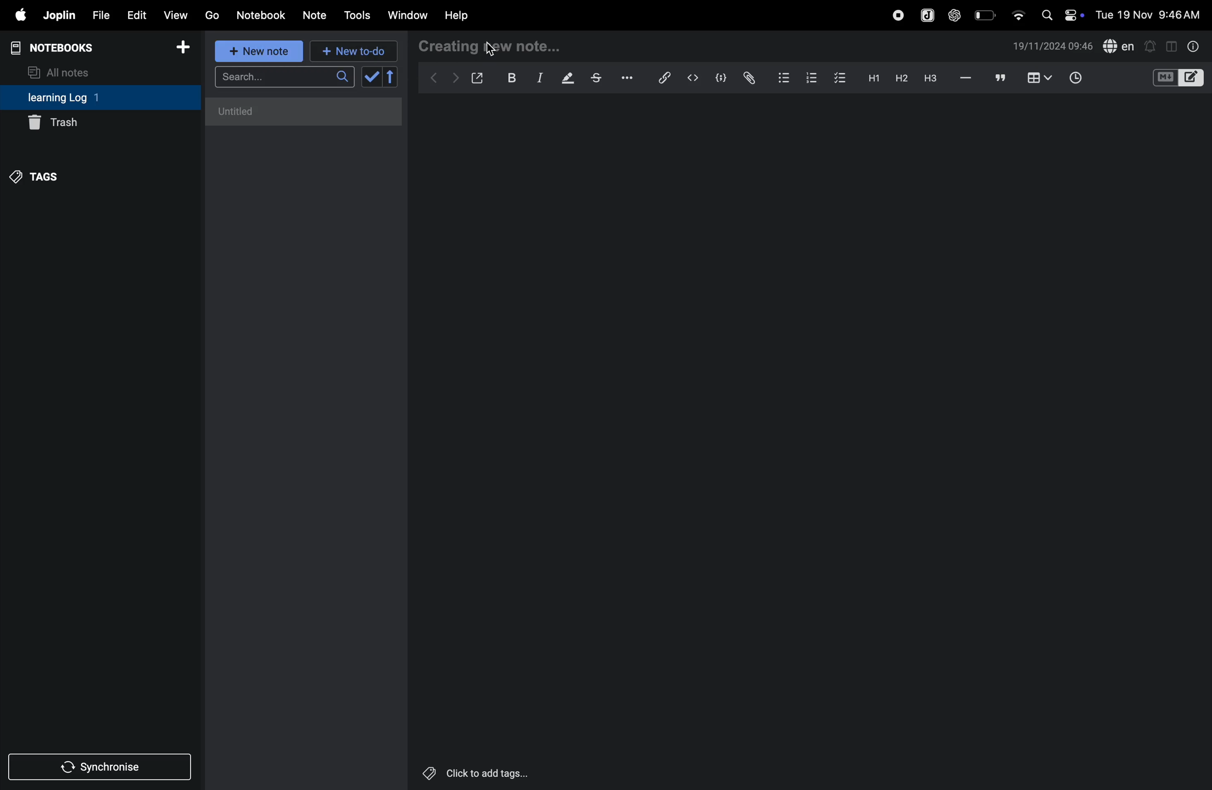 The height and width of the screenshot is (790, 1212). What do you see at coordinates (901, 78) in the screenshot?
I see `heading 2` at bounding box center [901, 78].